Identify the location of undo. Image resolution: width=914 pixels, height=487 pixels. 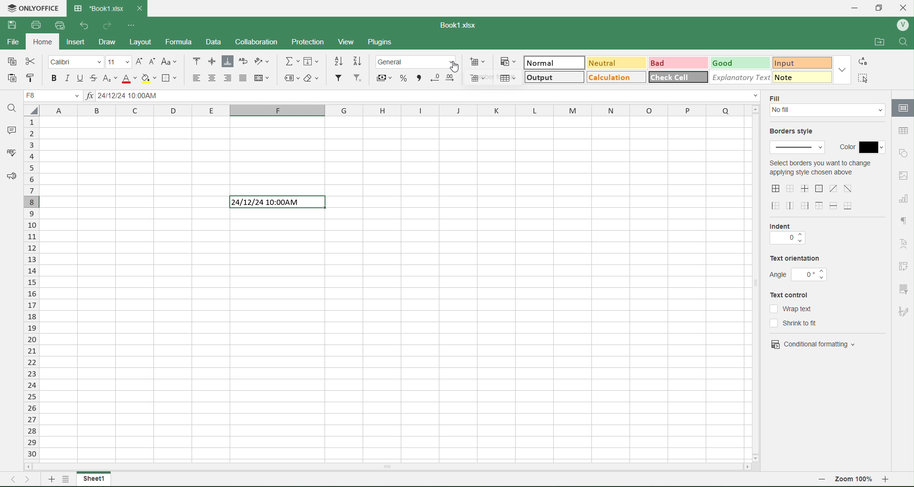
(81, 25).